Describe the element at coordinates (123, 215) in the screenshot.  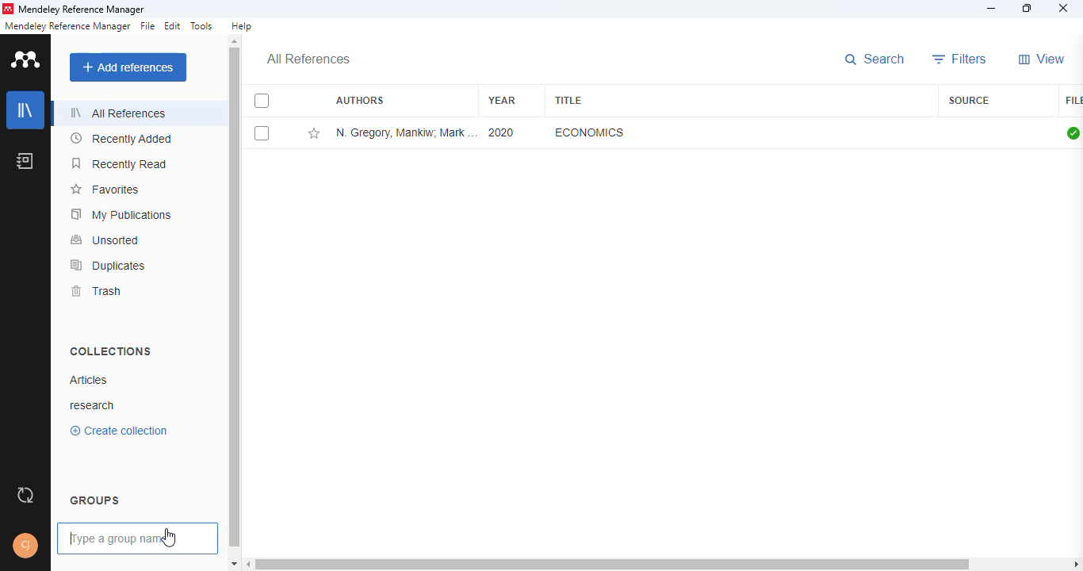
I see `my publications` at that location.